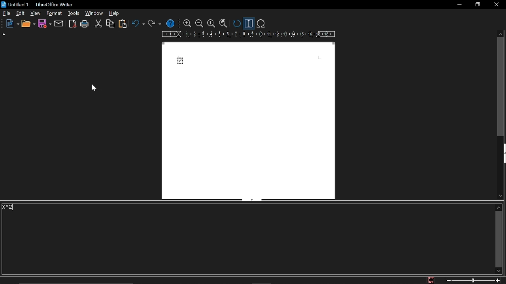 The image size is (506, 284). What do you see at coordinates (460, 5) in the screenshot?
I see `minimize` at bounding box center [460, 5].